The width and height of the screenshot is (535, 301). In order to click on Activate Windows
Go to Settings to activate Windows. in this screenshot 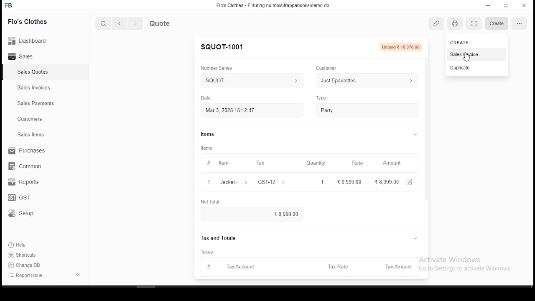, I will do `click(470, 262)`.